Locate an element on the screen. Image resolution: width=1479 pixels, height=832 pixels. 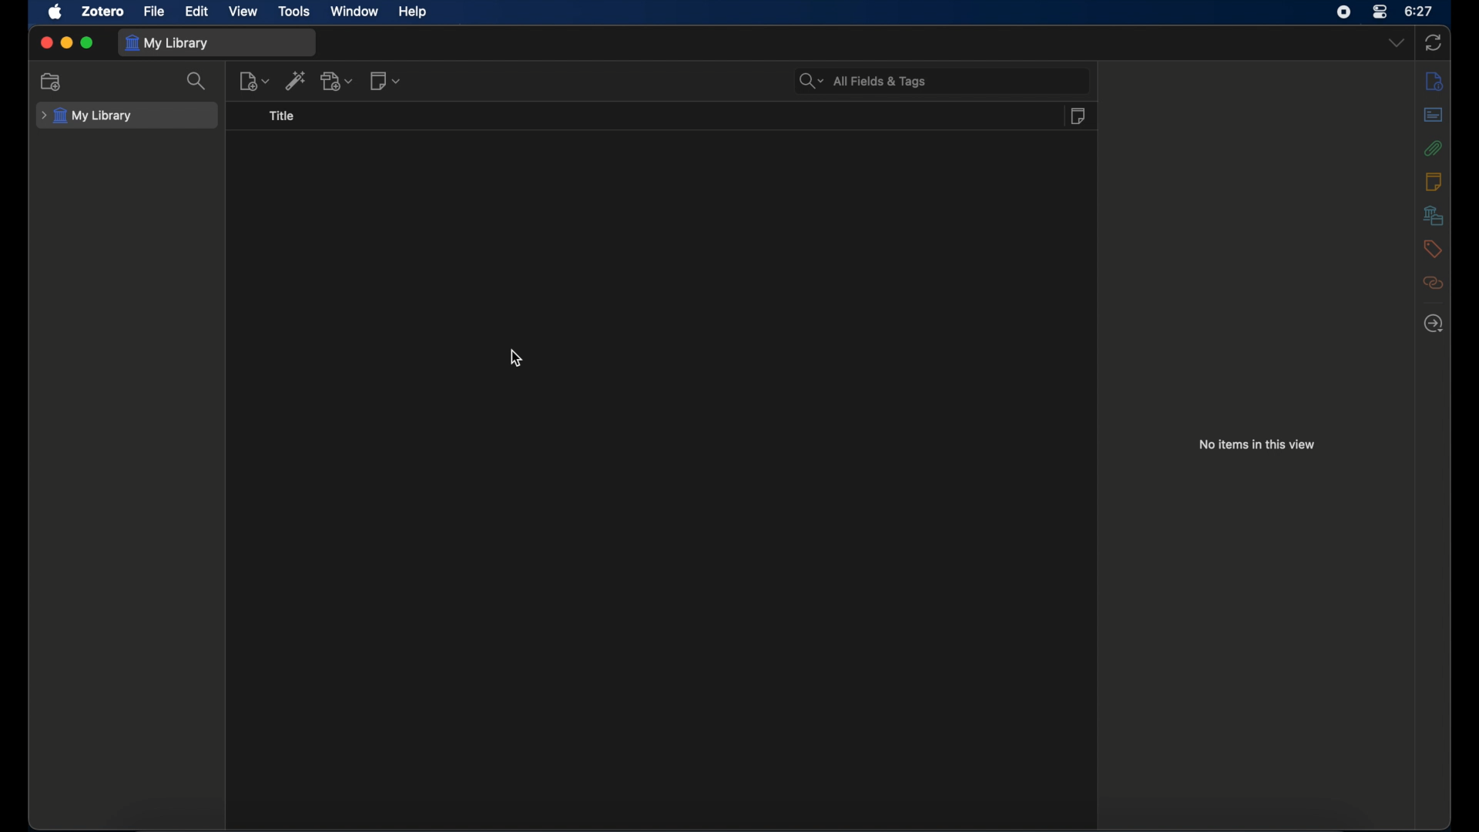
search is located at coordinates (197, 81).